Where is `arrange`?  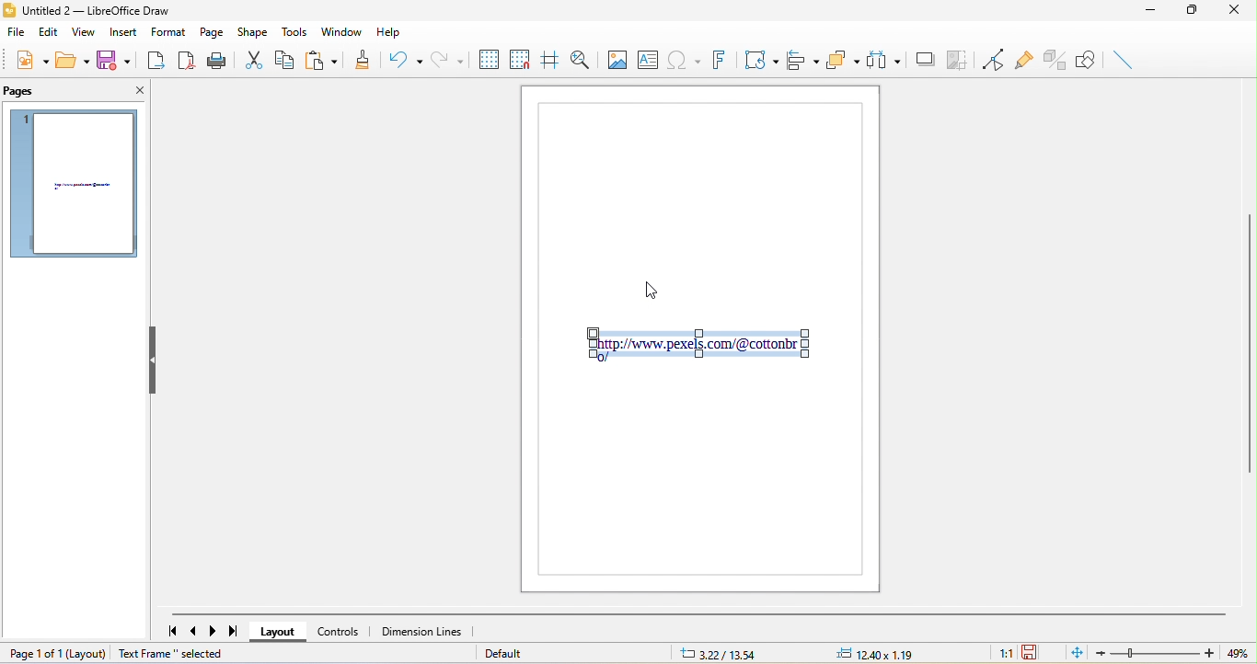
arrange is located at coordinates (844, 60).